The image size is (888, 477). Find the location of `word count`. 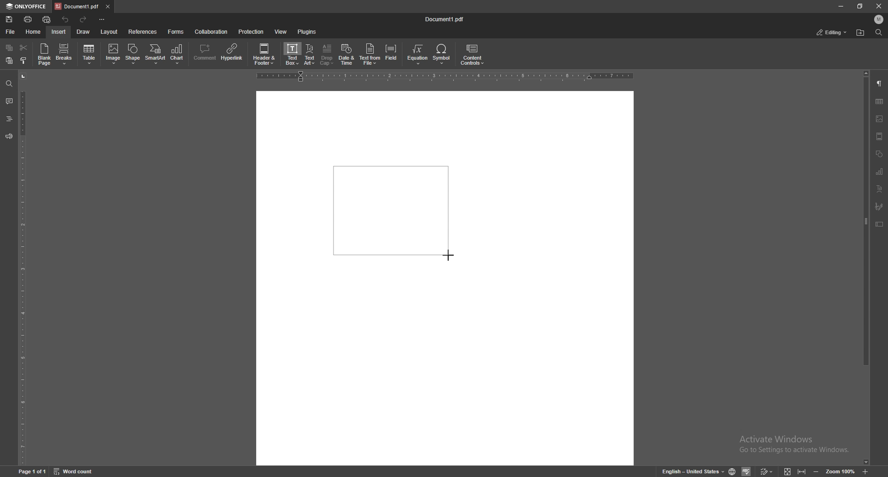

word count is located at coordinates (74, 471).